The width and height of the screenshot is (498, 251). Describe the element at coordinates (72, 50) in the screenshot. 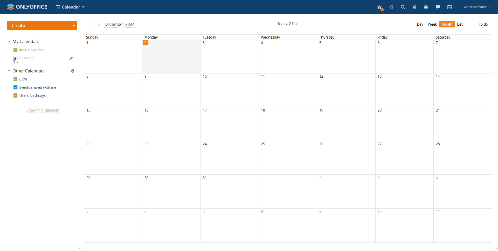

I see `edit` at that location.